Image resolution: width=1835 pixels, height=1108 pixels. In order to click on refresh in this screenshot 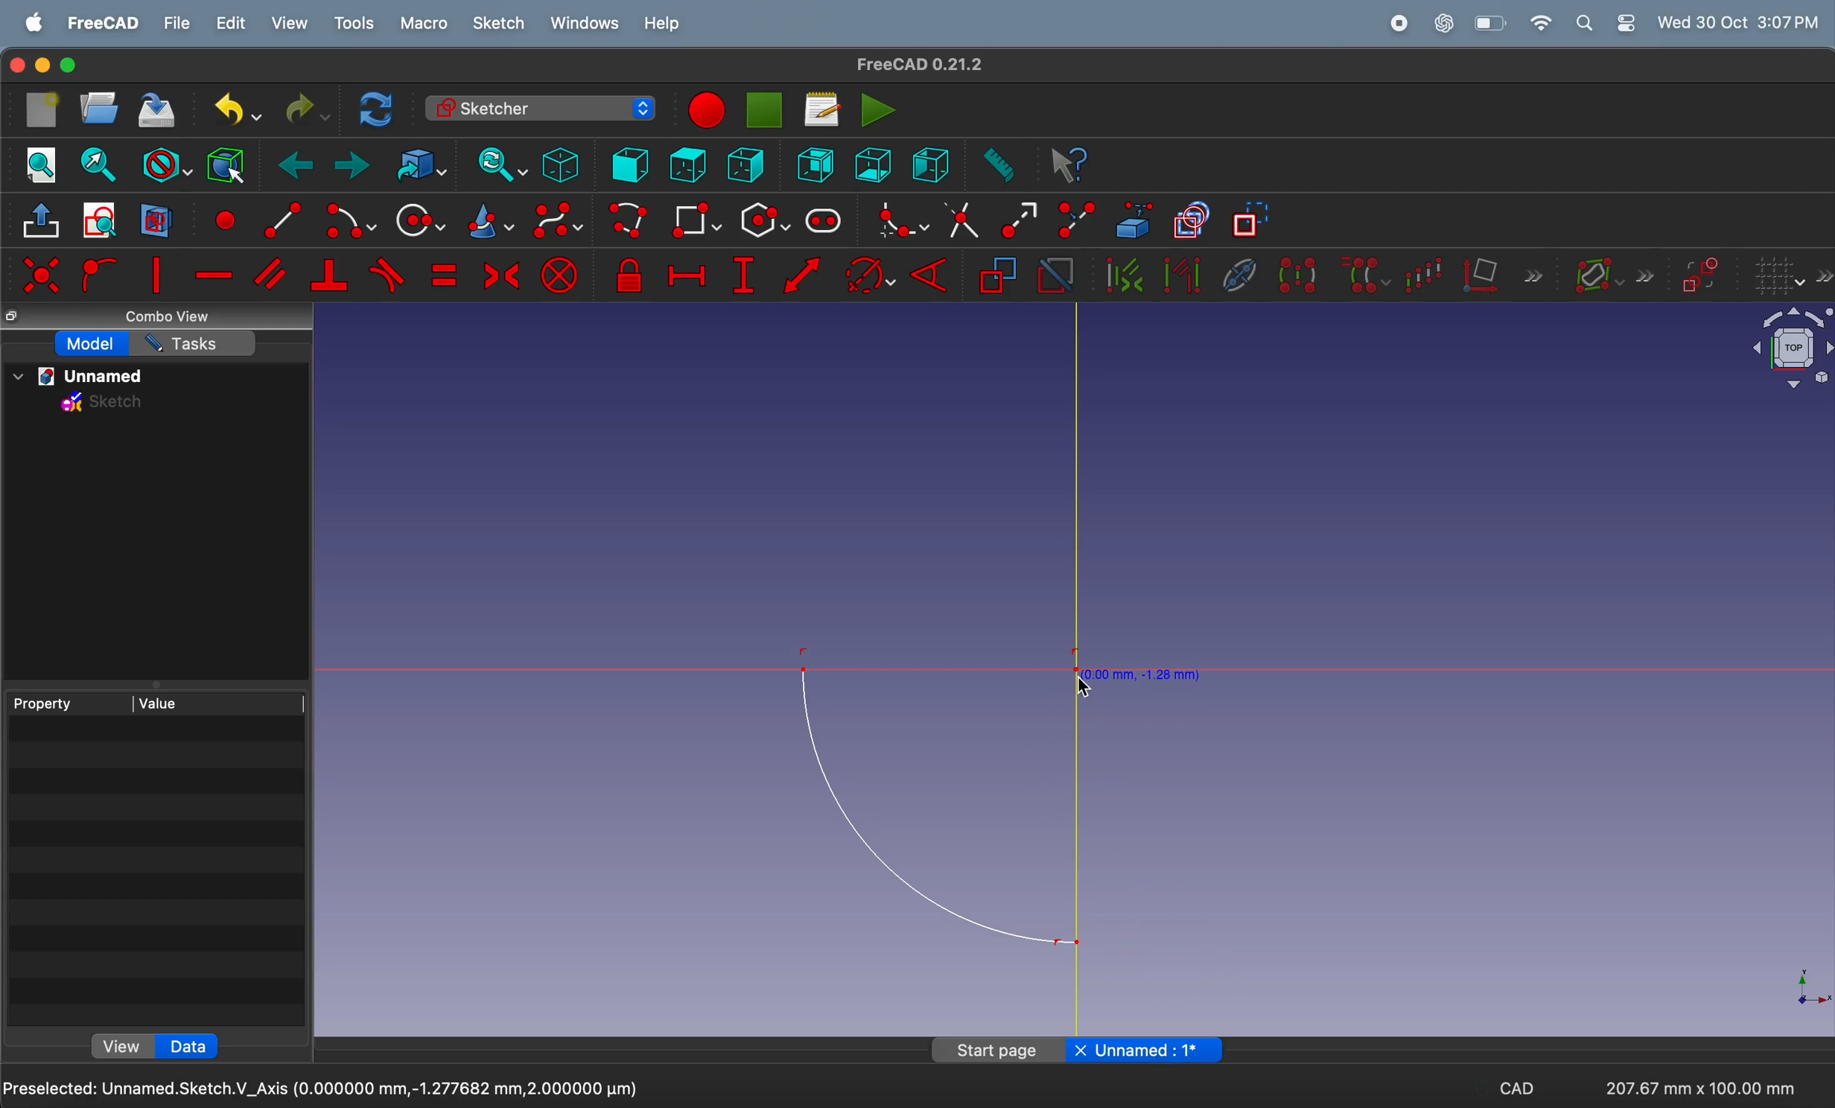, I will do `click(379, 108)`.